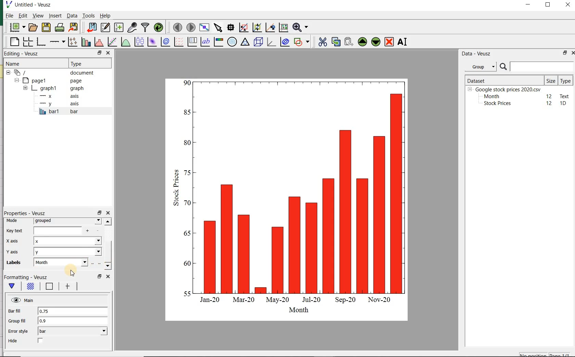 The width and height of the screenshot is (575, 357). I want to click on blank page, so click(14, 43).